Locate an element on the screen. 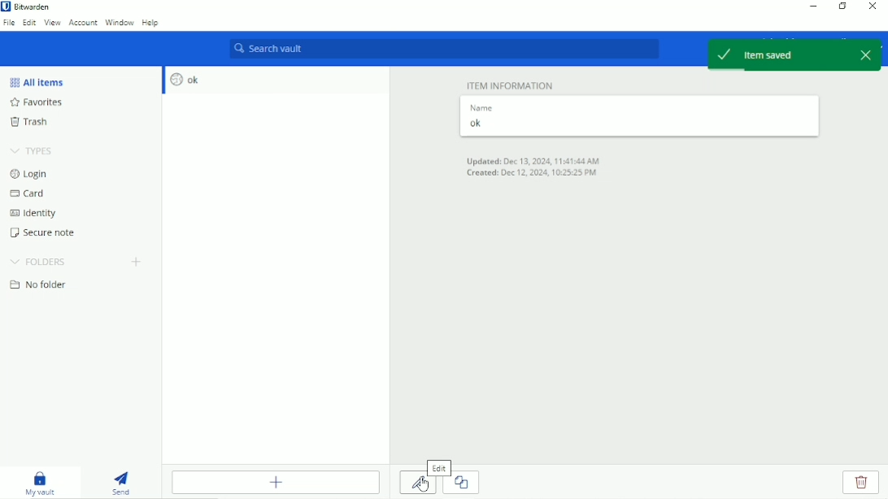 The height and width of the screenshot is (499, 888). Folders is located at coordinates (37, 261).